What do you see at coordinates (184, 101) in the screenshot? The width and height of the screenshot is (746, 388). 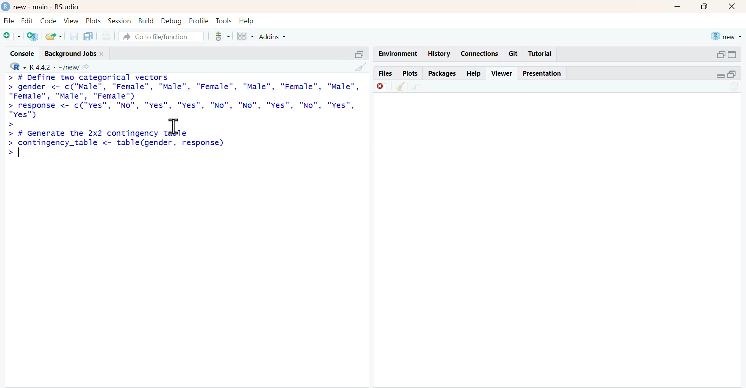 I see `> # Define two categorical vectors> gender <- c("Male", "Female", "Male", "Female", "Male", "Female", "Male","Female", "Male", "Female")> response <- c("Yes", "No", "ves", "Yes", "No", "No", "Yes", "No", "ves","Yes">` at bounding box center [184, 101].